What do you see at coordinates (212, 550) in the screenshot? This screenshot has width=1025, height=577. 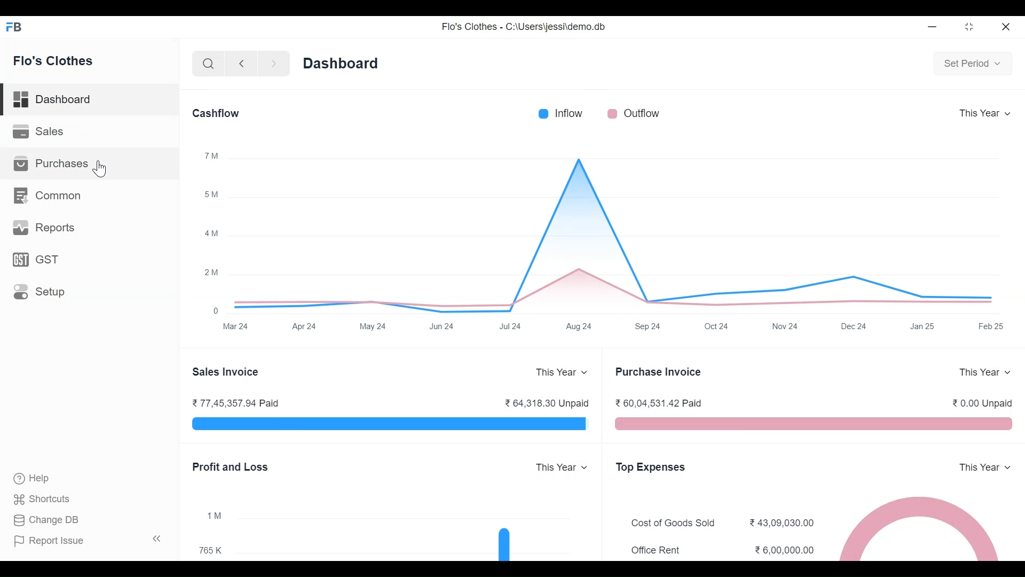 I see `765K` at bounding box center [212, 550].